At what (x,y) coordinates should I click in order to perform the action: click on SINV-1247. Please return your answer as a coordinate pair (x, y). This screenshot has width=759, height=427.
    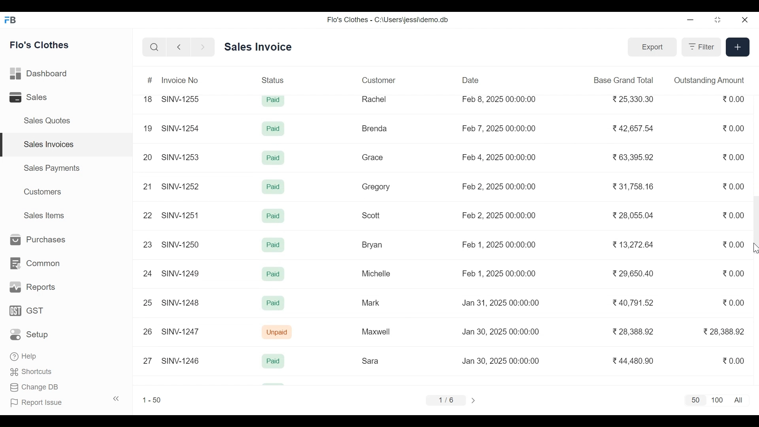
    Looking at the image, I should click on (182, 331).